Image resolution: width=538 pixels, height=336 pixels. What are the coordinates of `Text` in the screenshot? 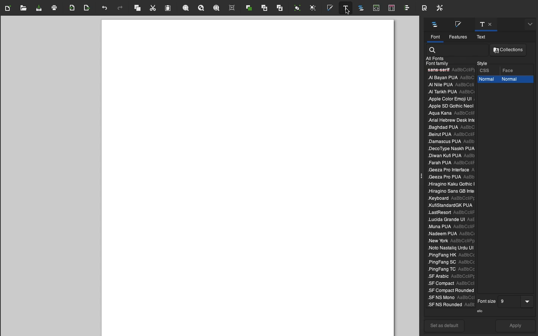 It's located at (486, 24).